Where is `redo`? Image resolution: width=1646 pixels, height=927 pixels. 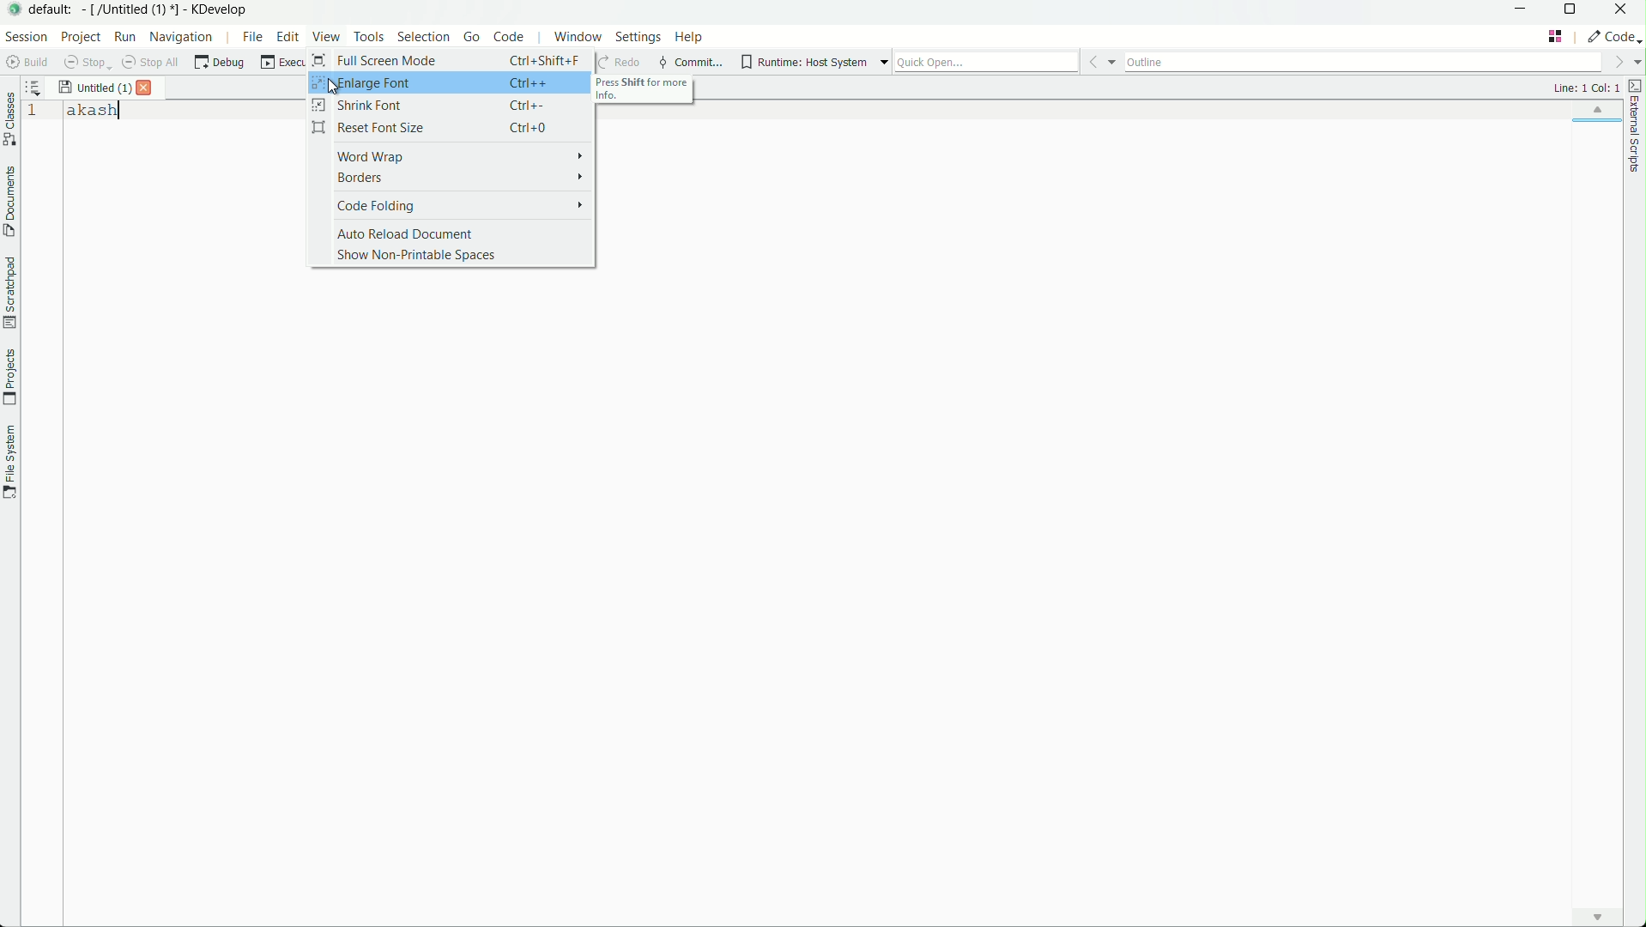 redo is located at coordinates (618, 63).